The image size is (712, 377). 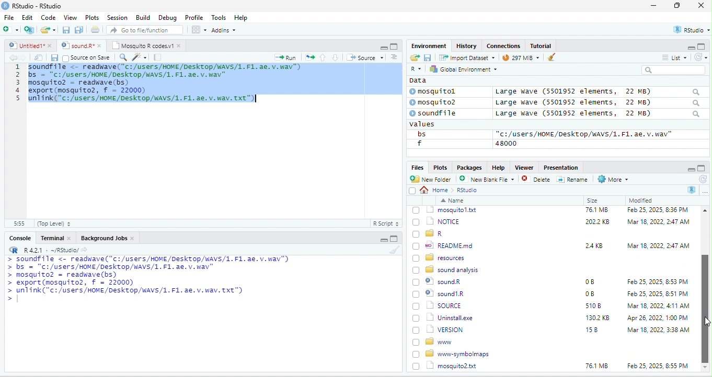 I want to click on Rstudio, so click(x=468, y=190).